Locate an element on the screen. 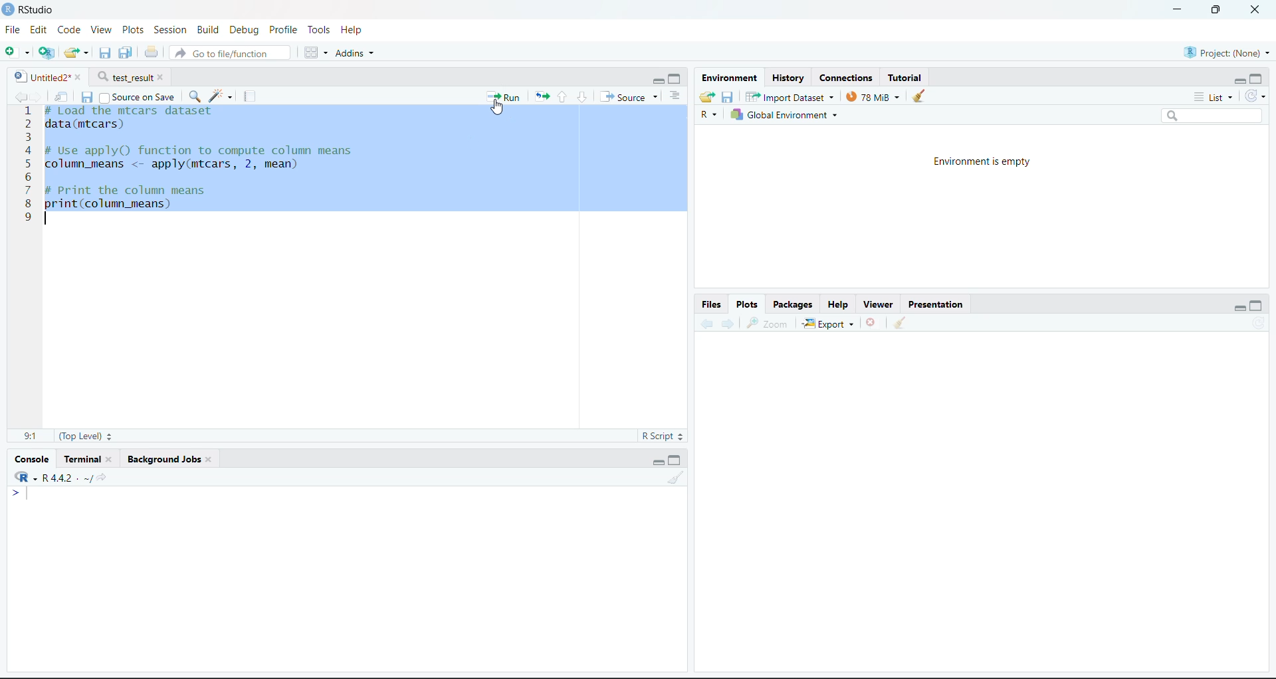 The image size is (1276, 679). Go to previous section/chunk (Ctrl + PgUp) is located at coordinates (564, 98).